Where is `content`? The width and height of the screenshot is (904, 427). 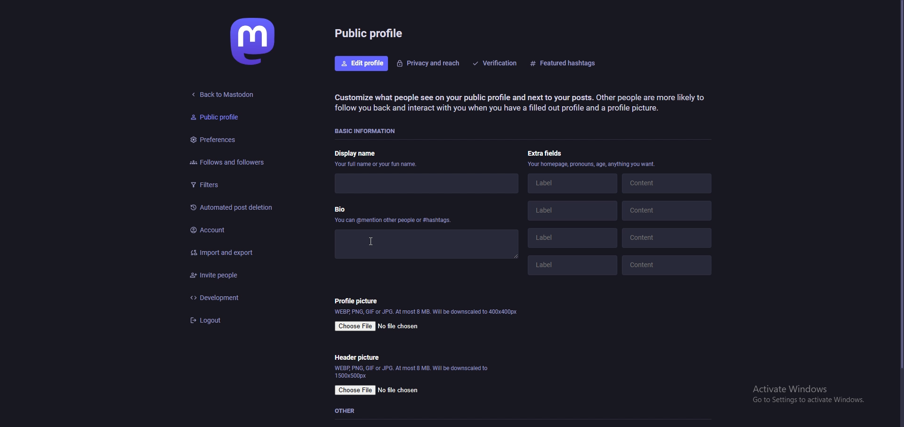 content is located at coordinates (665, 182).